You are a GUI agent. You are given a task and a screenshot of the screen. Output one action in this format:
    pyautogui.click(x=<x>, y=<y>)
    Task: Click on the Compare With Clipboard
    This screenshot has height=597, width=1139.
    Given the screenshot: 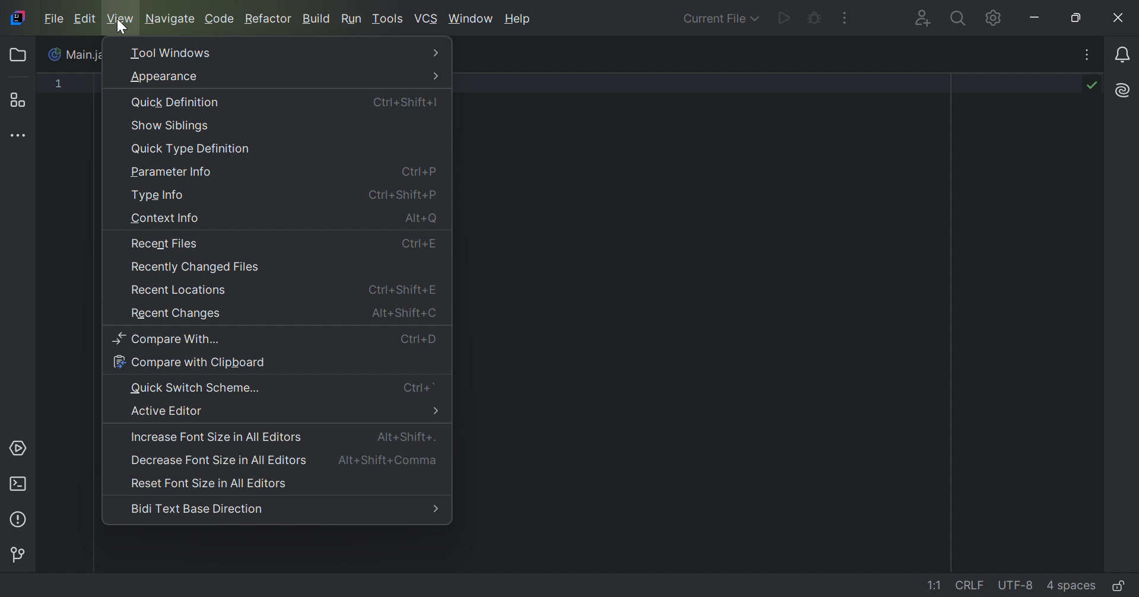 What is the action you would take?
    pyautogui.click(x=189, y=363)
    